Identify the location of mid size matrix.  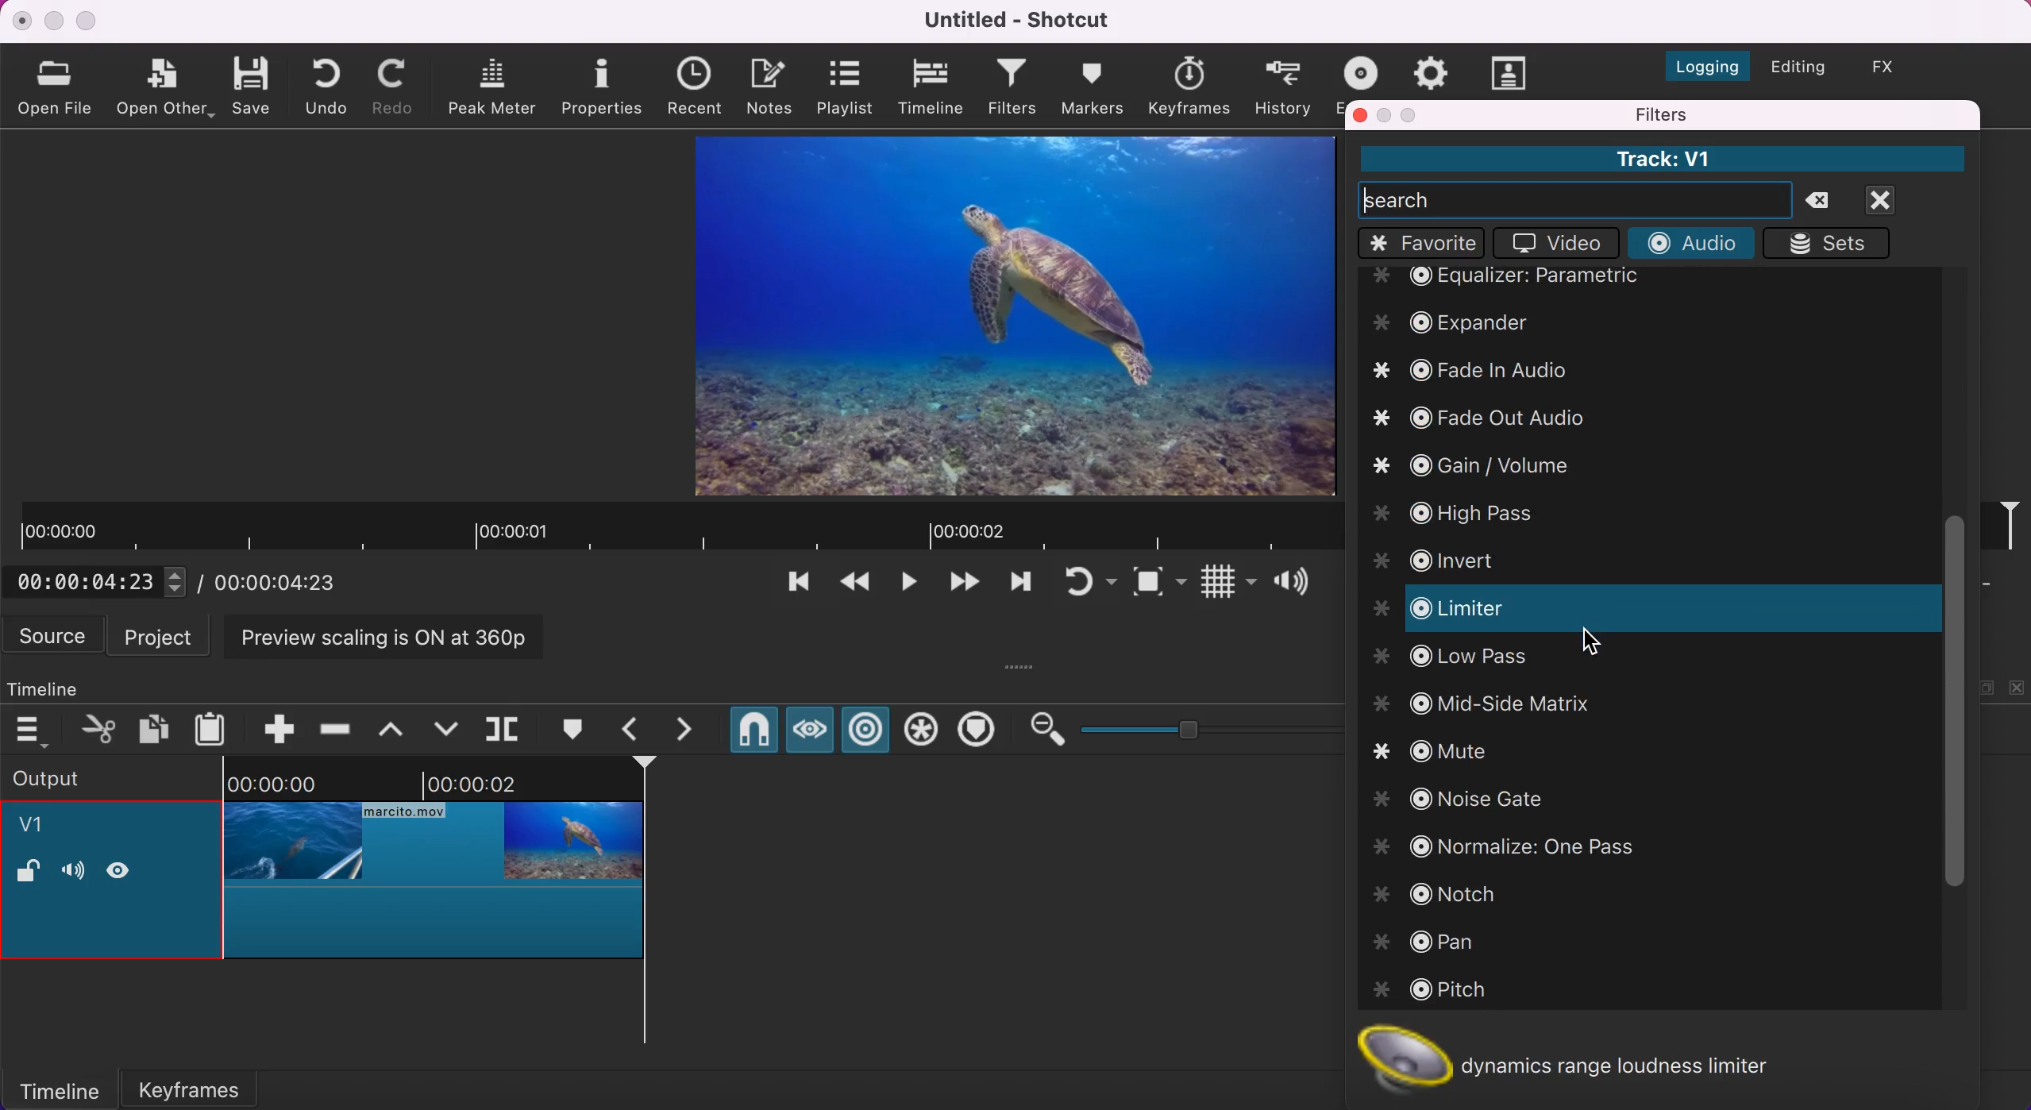
(1480, 703).